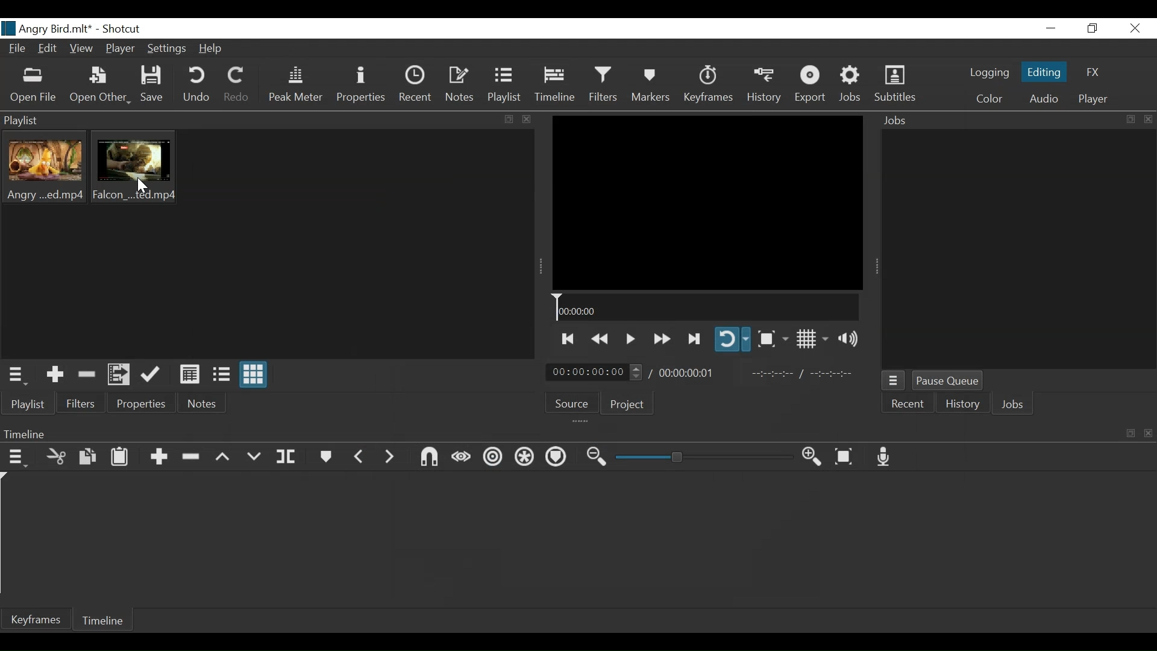 The width and height of the screenshot is (1157, 651). What do you see at coordinates (79, 403) in the screenshot?
I see `Filters` at bounding box center [79, 403].